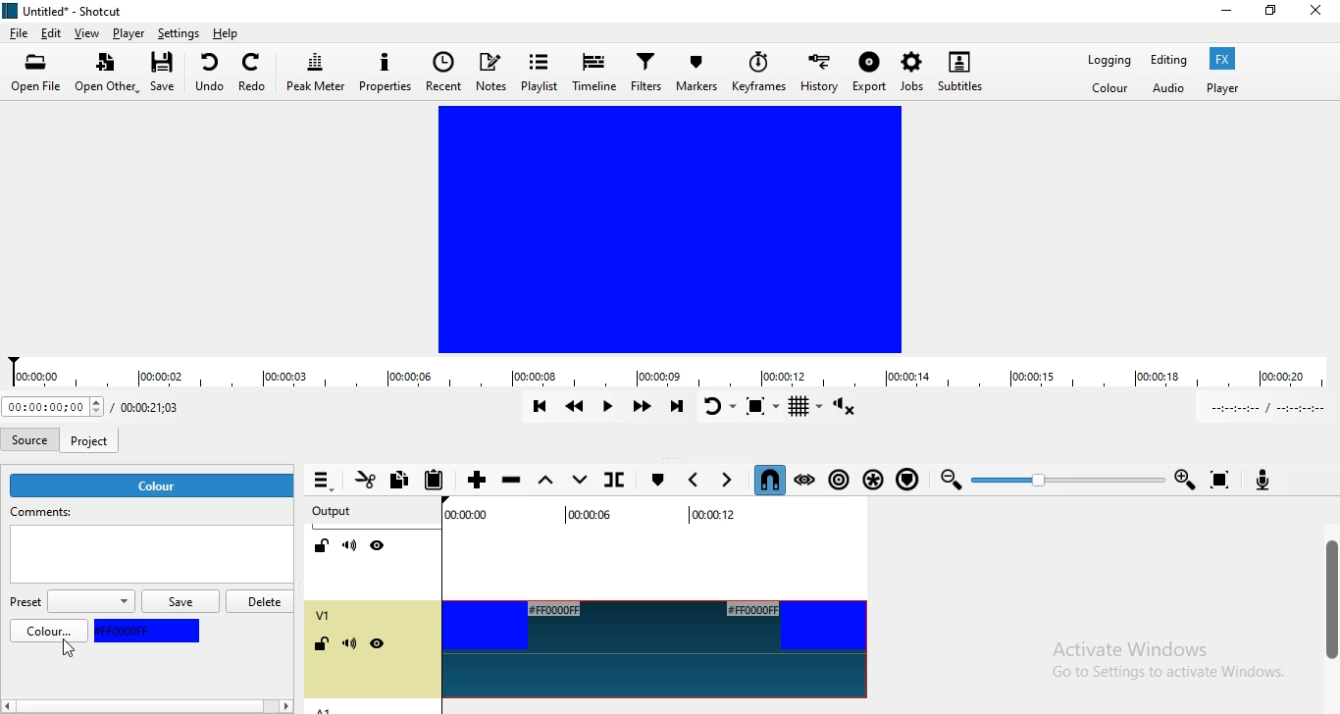 The height and width of the screenshot is (714, 1340). Describe the element at coordinates (18, 33) in the screenshot. I see `File` at that location.